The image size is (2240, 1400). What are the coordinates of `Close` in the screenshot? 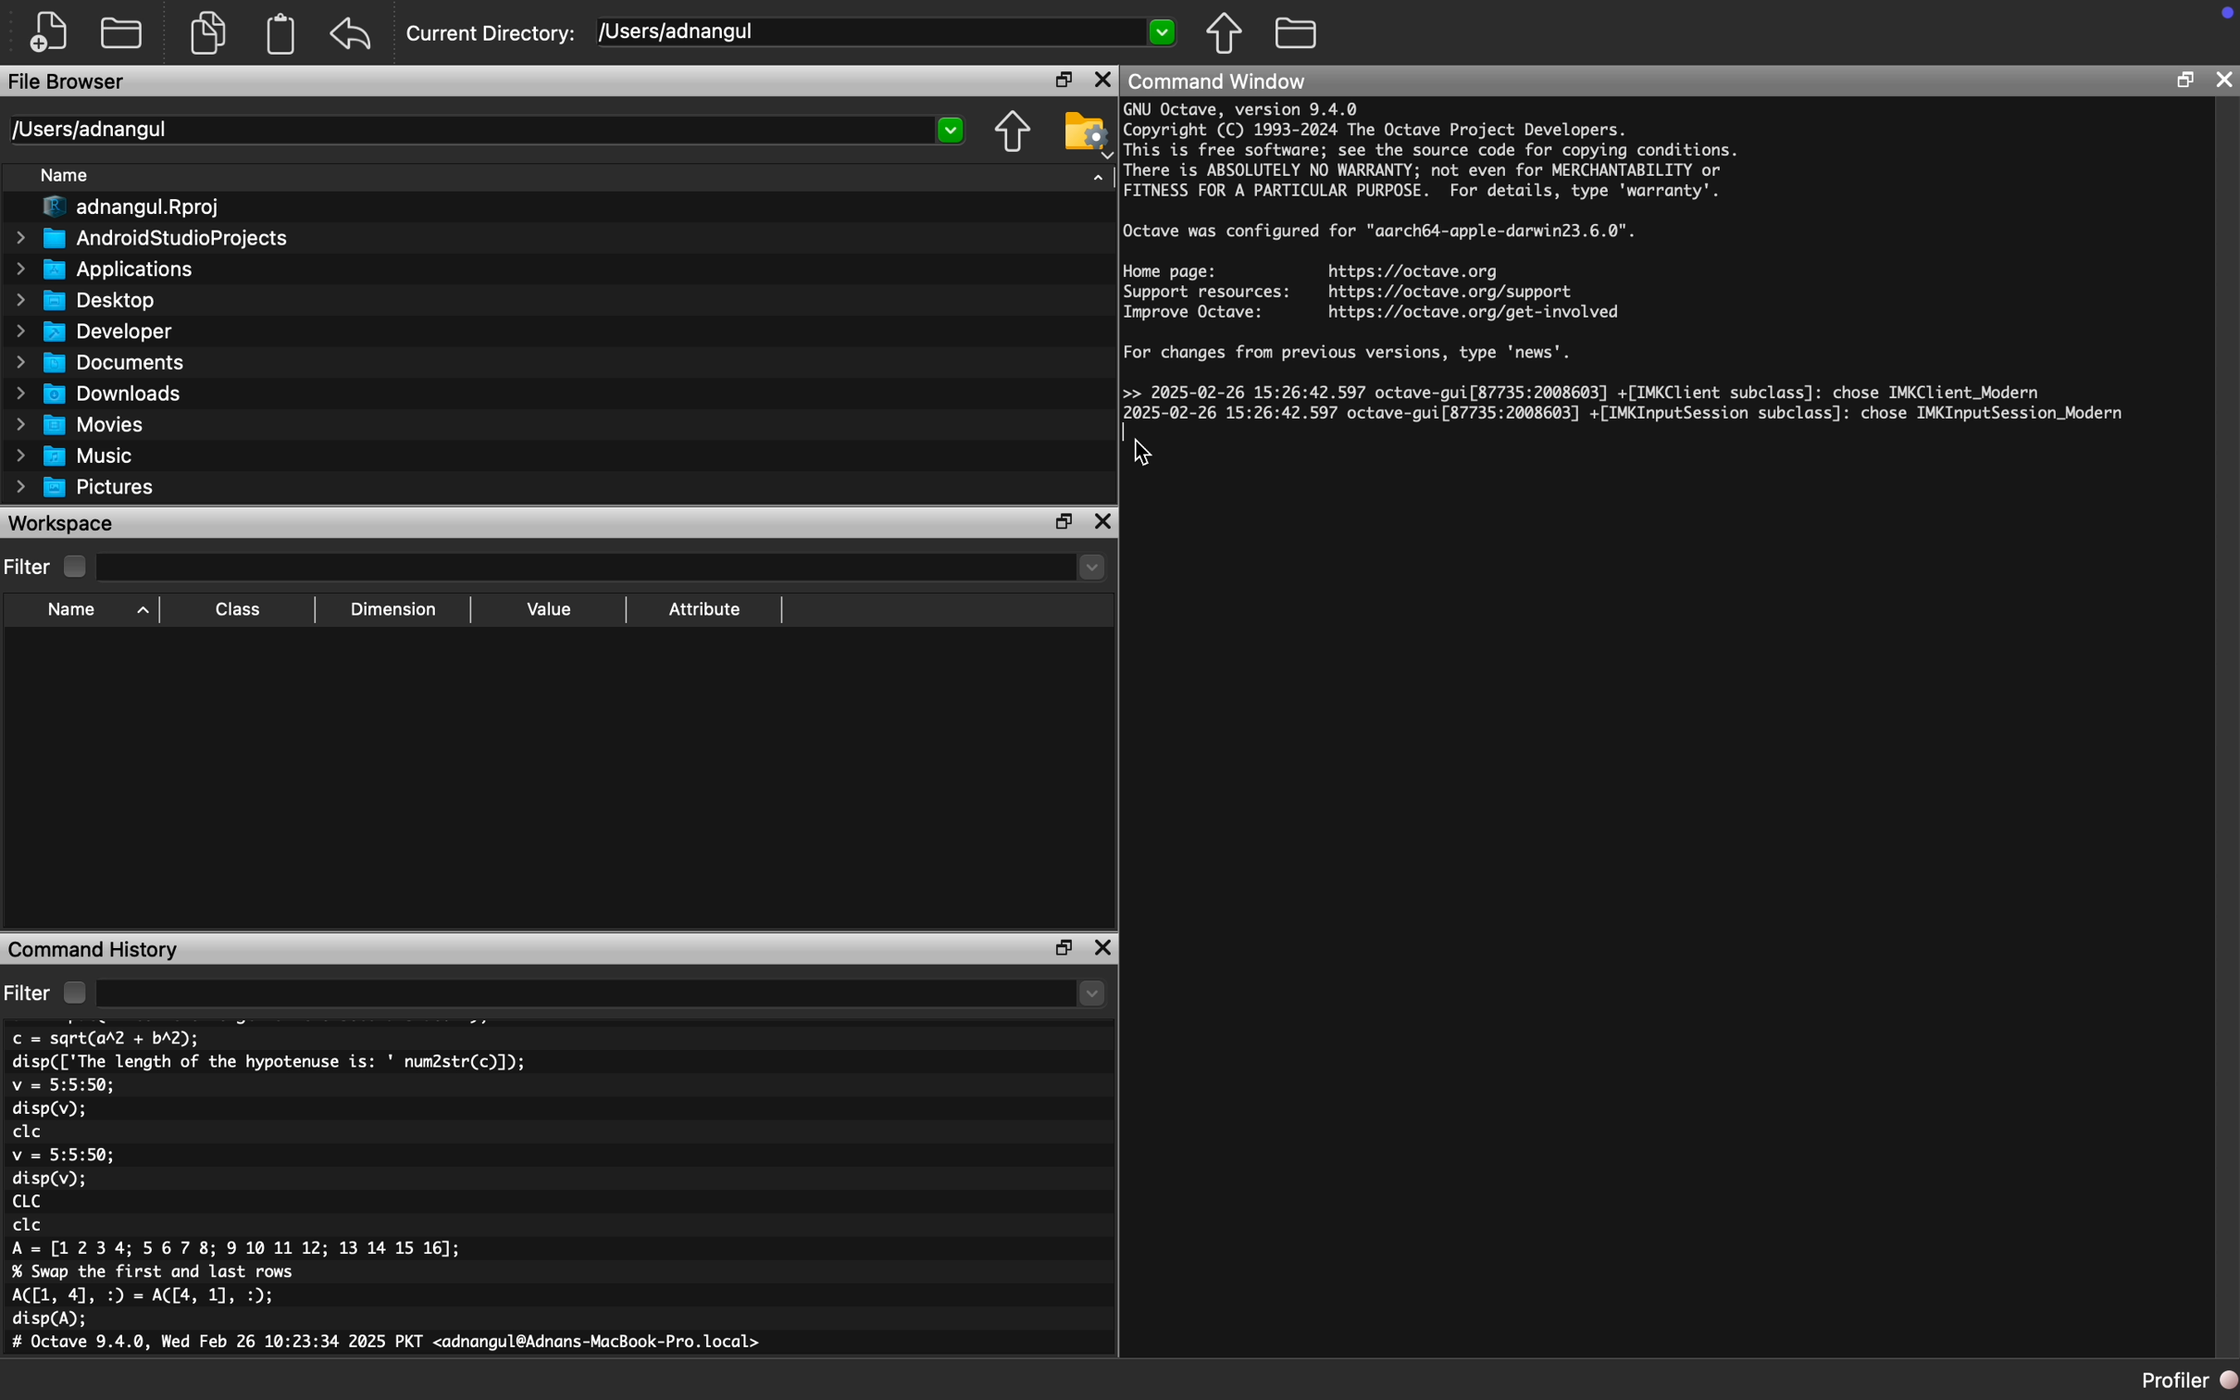 It's located at (1102, 79).